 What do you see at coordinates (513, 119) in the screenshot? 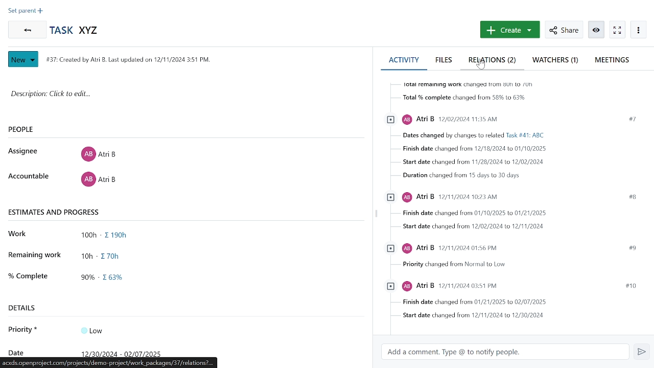
I see `User info: Atri B 12/02/2024 11:35 AM  #7` at bounding box center [513, 119].